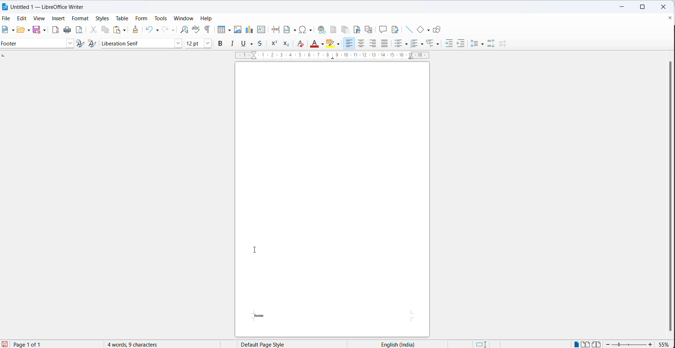  I want to click on zoom slider, so click(629, 345).